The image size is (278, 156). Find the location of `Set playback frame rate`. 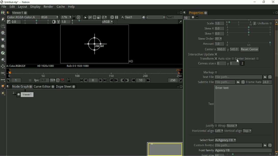

Set playback frame rate is located at coordinates (29, 81).